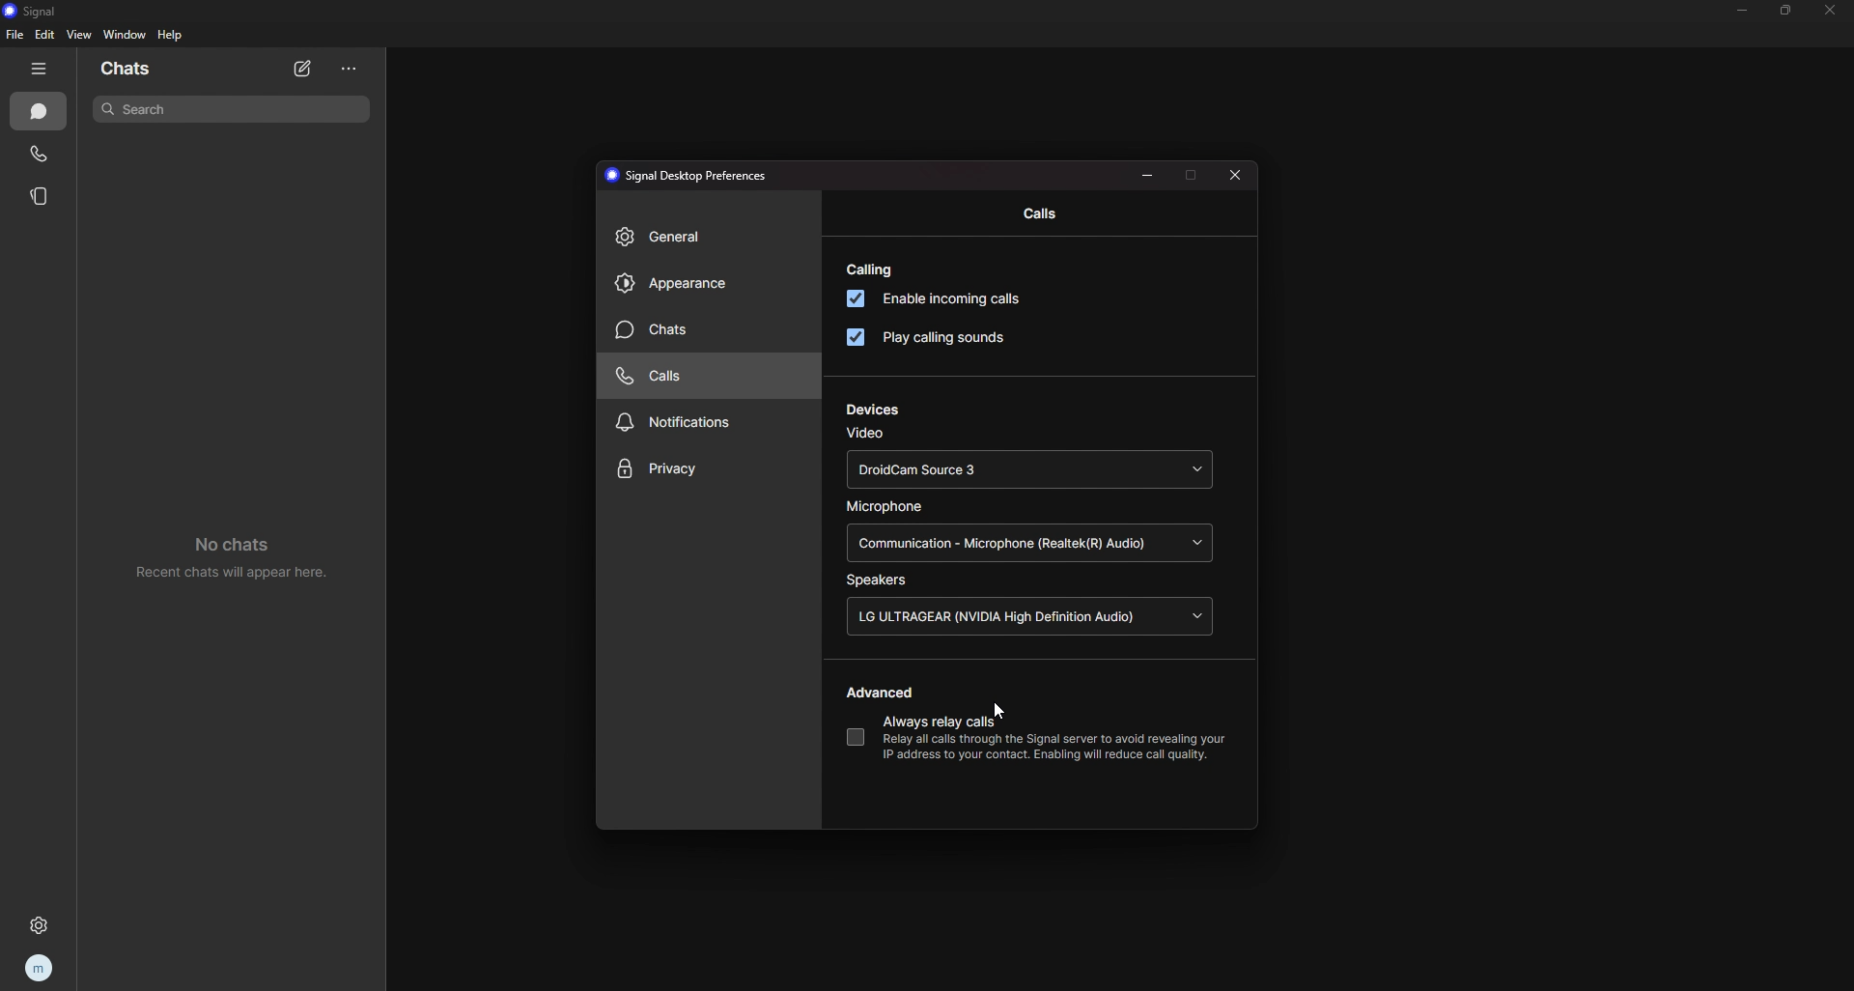 The width and height of the screenshot is (1854, 991). What do you see at coordinates (864, 433) in the screenshot?
I see `video` at bounding box center [864, 433].